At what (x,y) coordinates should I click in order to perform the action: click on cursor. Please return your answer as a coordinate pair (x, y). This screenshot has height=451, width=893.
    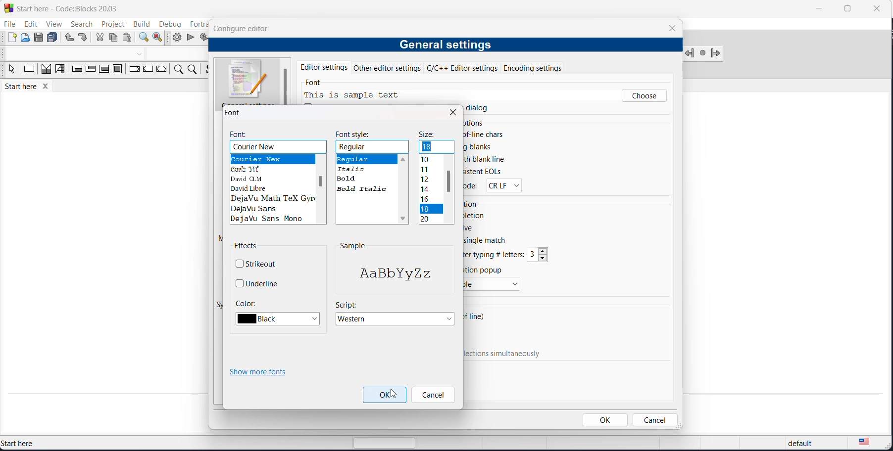
    Looking at the image, I should click on (394, 395).